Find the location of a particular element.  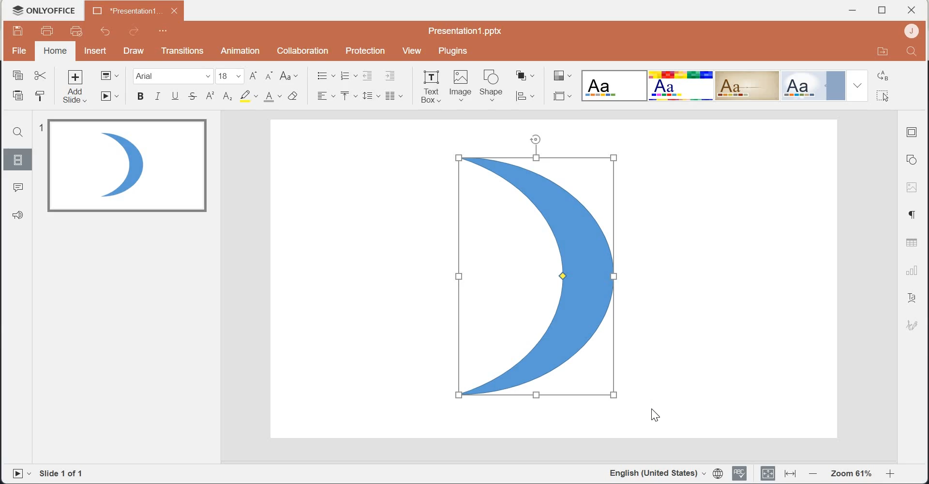

Subscript is located at coordinates (226, 96).